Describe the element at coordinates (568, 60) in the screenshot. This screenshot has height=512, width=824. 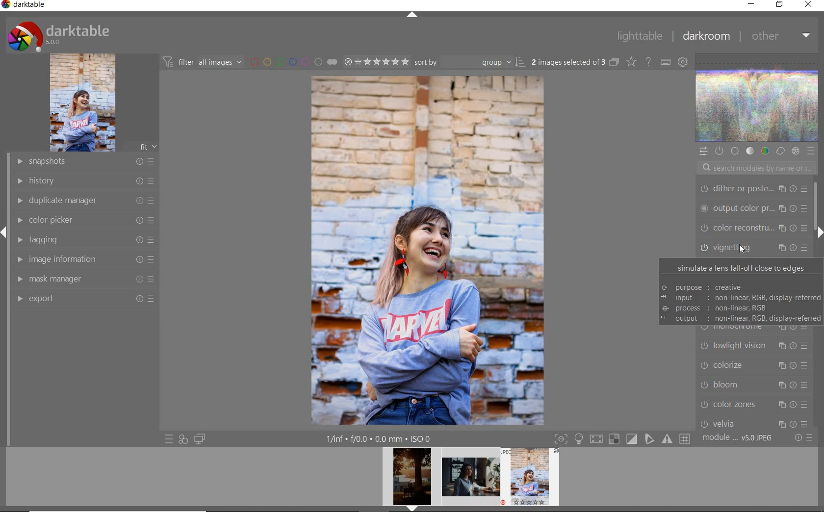
I see `SELECTED IMAGES` at that location.